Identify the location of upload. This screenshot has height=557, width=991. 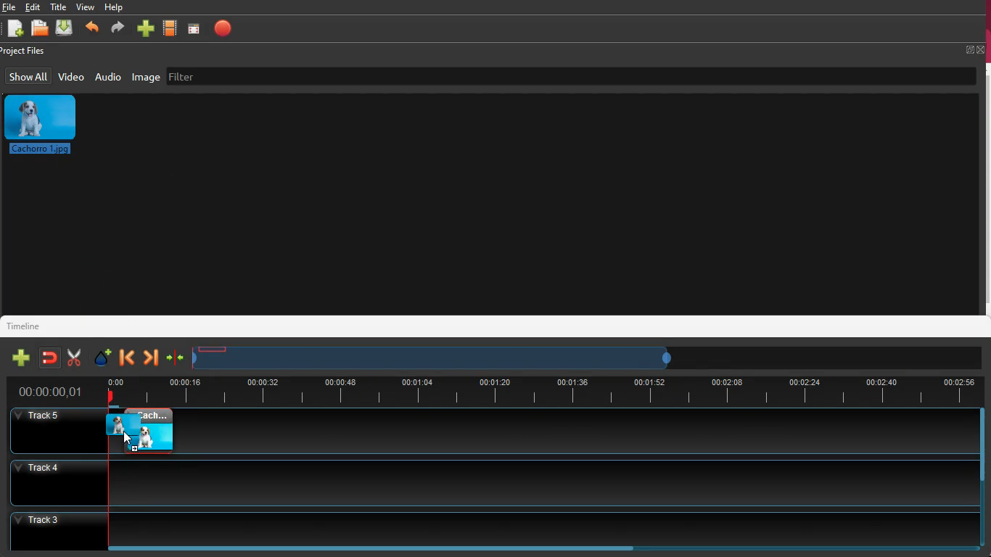
(65, 28).